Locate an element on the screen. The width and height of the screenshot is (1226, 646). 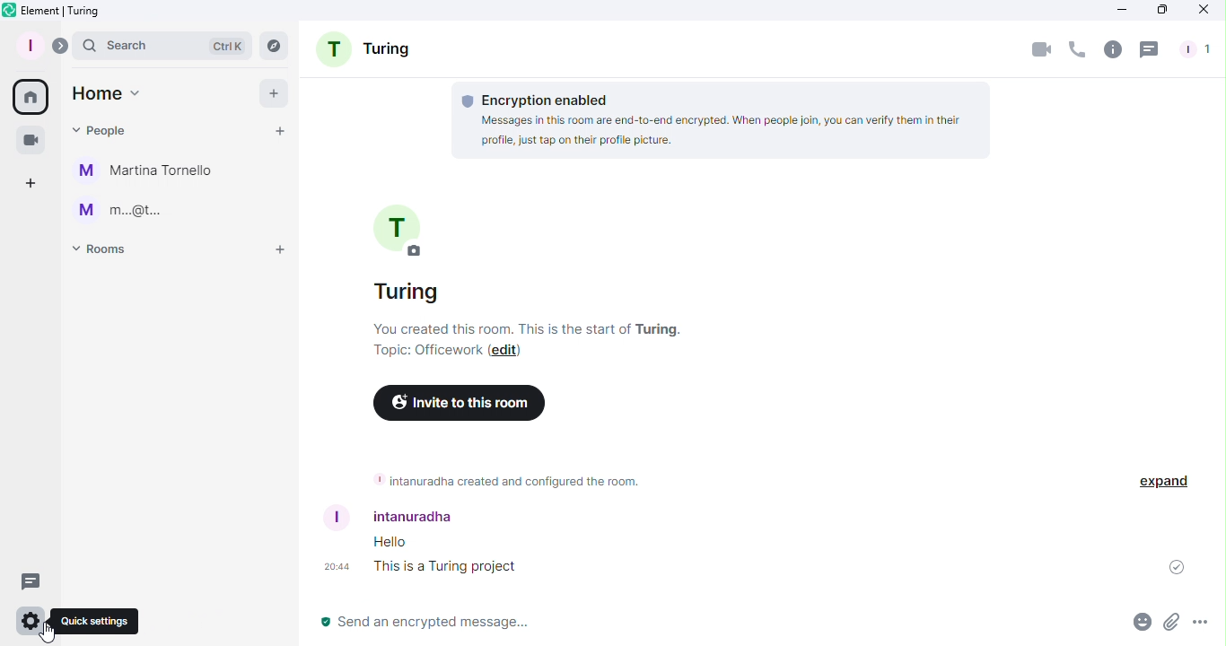
Username is located at coordinates (408, 515).